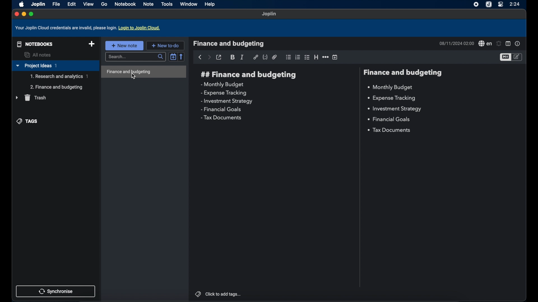 The width and height of the screenshot is (538, 302). What do you see at coordinates (31, 98) in the screenshot?
I see `trash menu` at bounding box center [31, 98].